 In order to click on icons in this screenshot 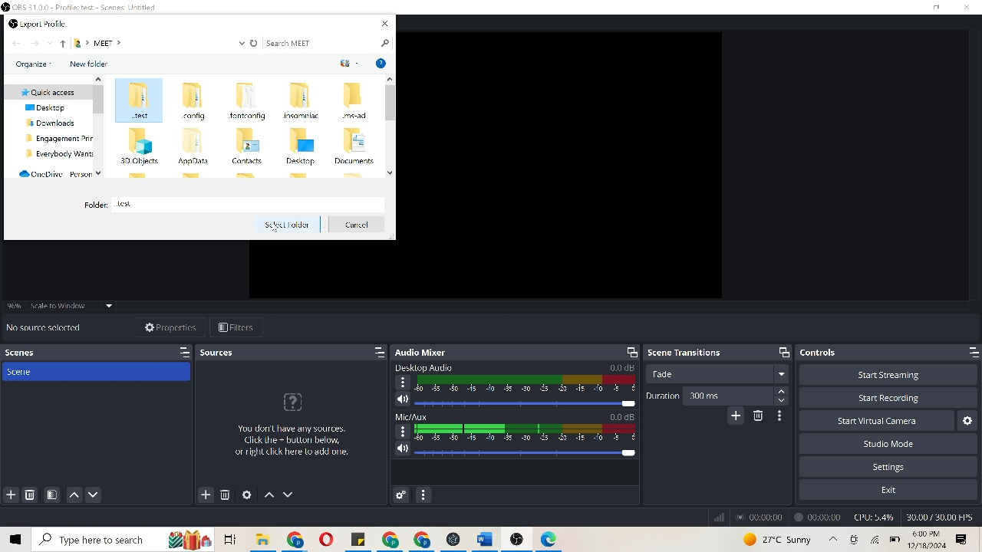, I will do `click(203, 537)`.